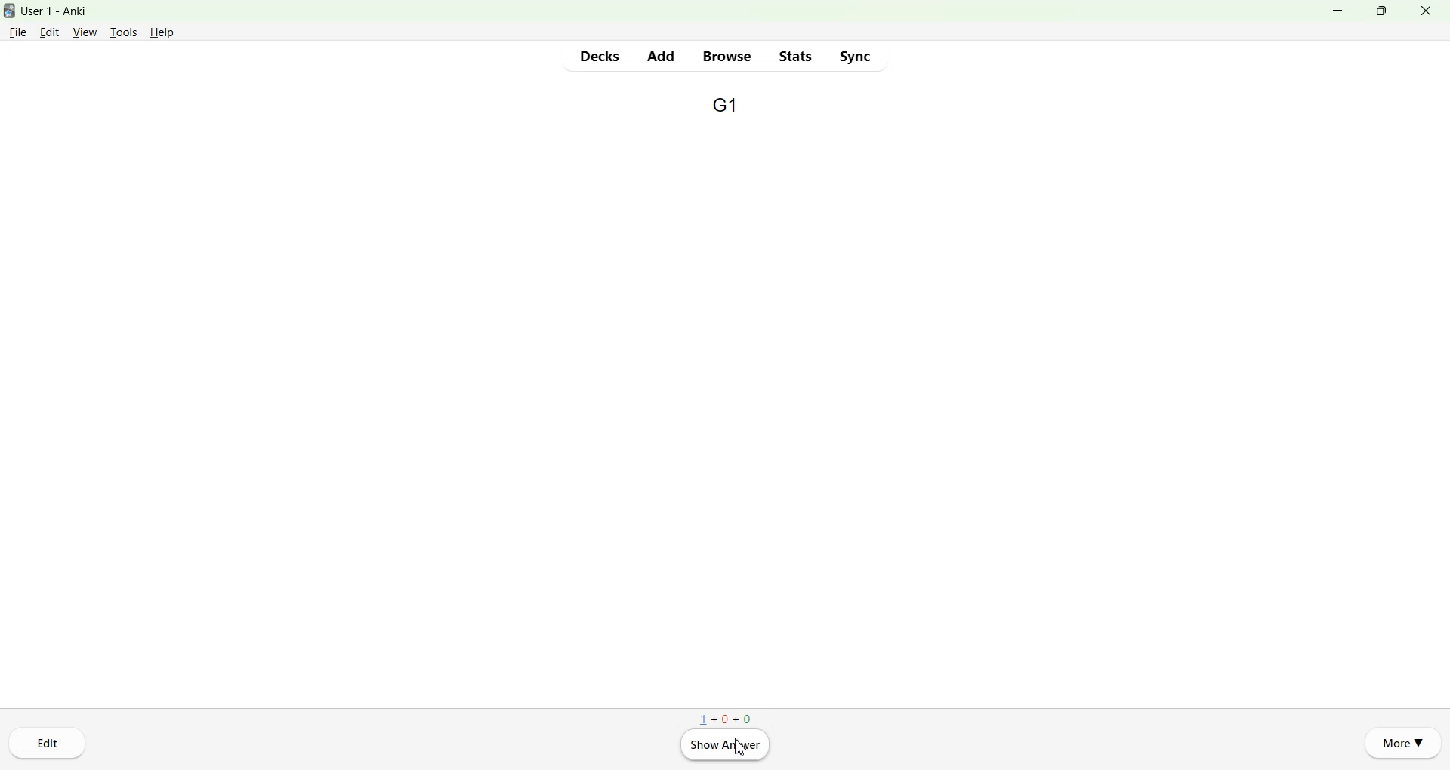 The height and width of the screenshot is (770, 1450). Describe the element at coordinates (18, 31) in the screenshot. I see `File` at that location.